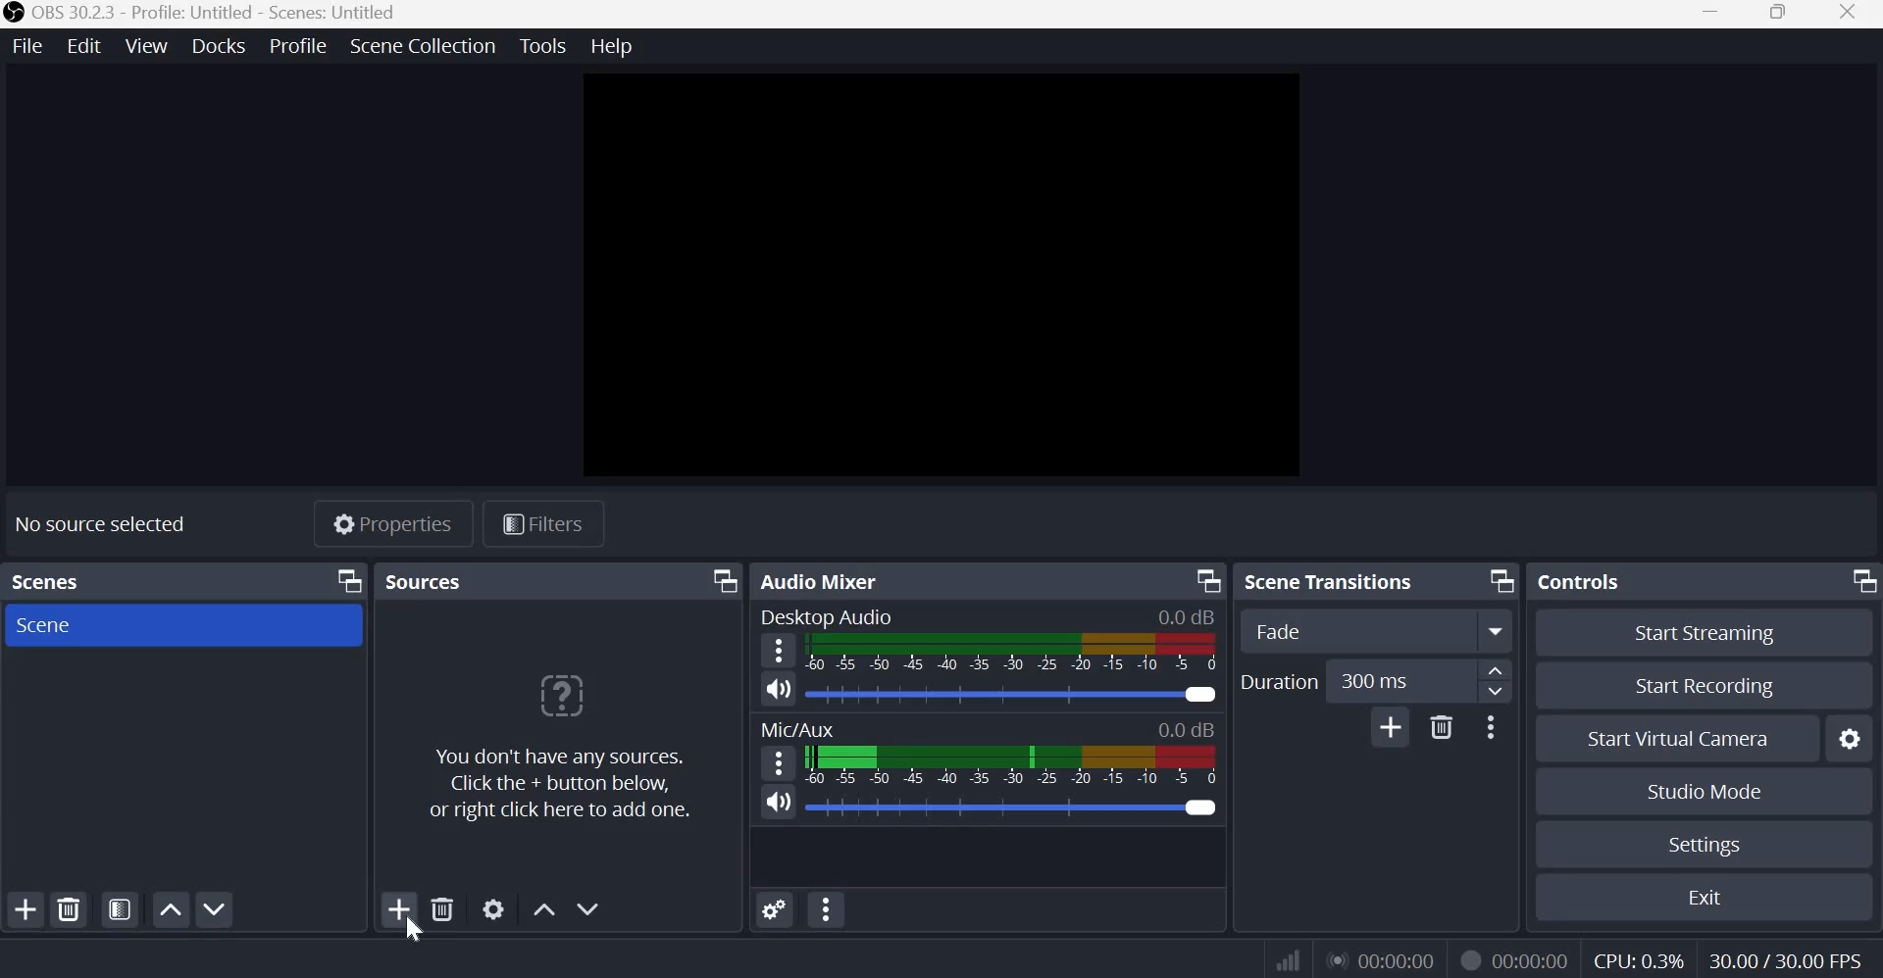 This screenshot has height=978, width=1883. What do you see at coordinates (86, 44) in the screenshot?
I see `Edit` at bounding box center [86, 44].